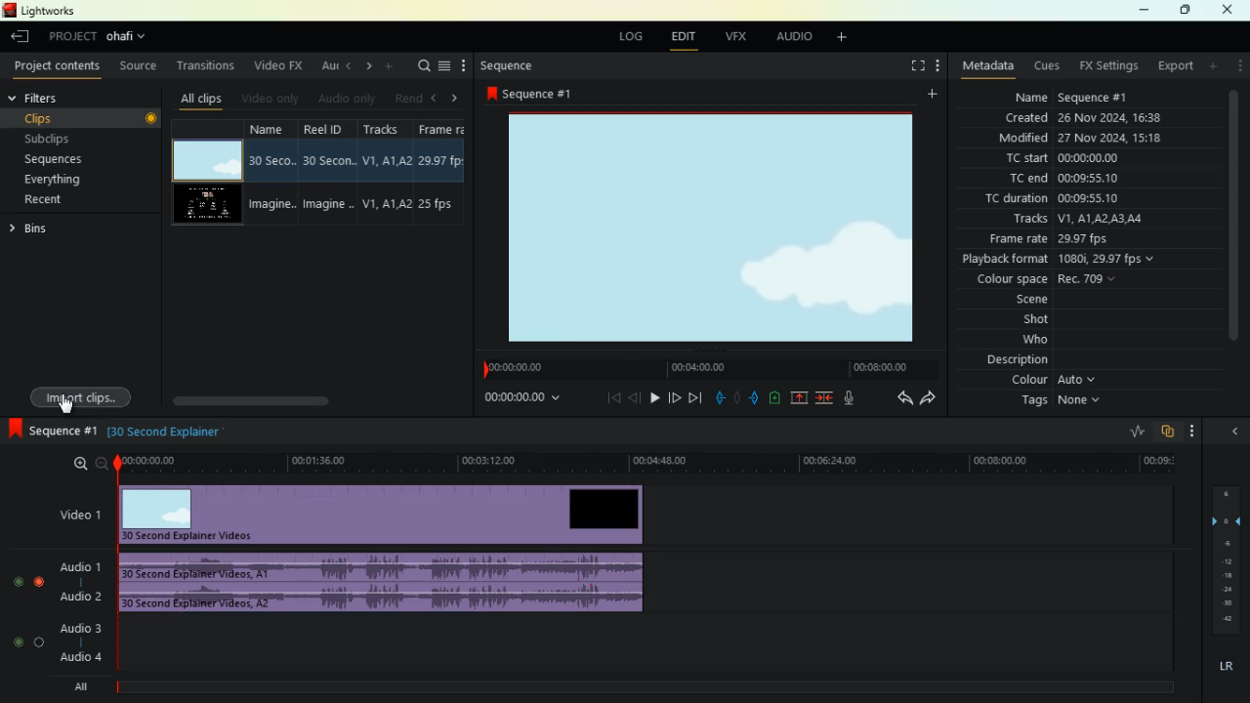  Describe the element at coordinates (1231, 9) in the screenshot. I see `close` at that location.